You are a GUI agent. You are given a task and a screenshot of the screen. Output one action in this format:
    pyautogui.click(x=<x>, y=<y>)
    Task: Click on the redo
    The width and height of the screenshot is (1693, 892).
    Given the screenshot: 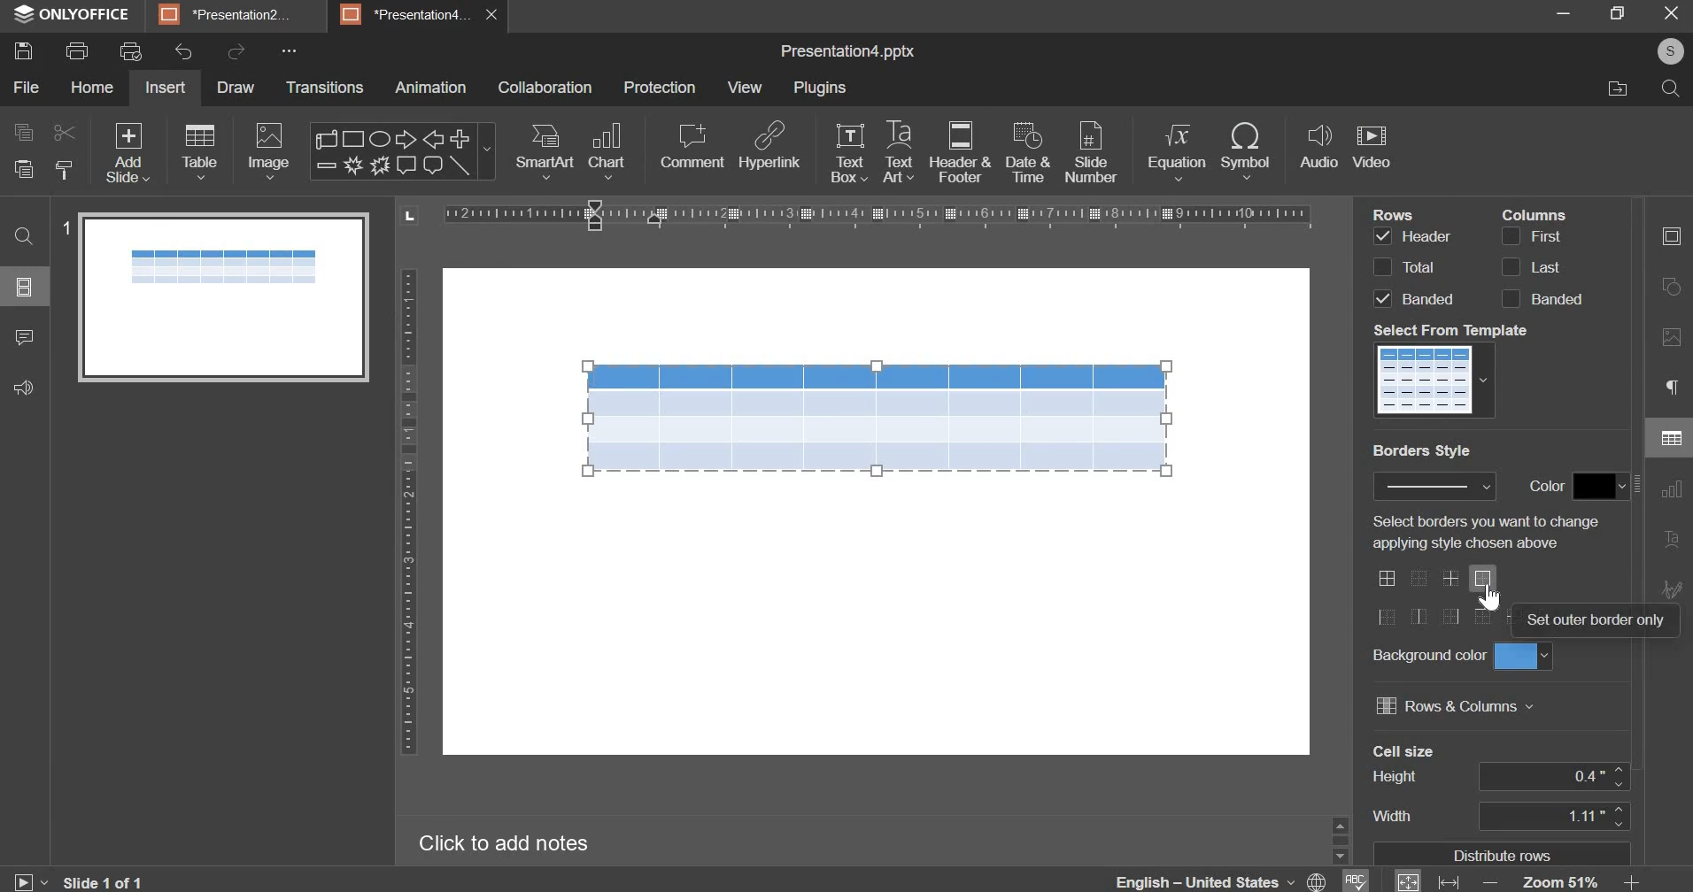 What is the action you would take?
    pyautogui.click(x=235, y=52)
    